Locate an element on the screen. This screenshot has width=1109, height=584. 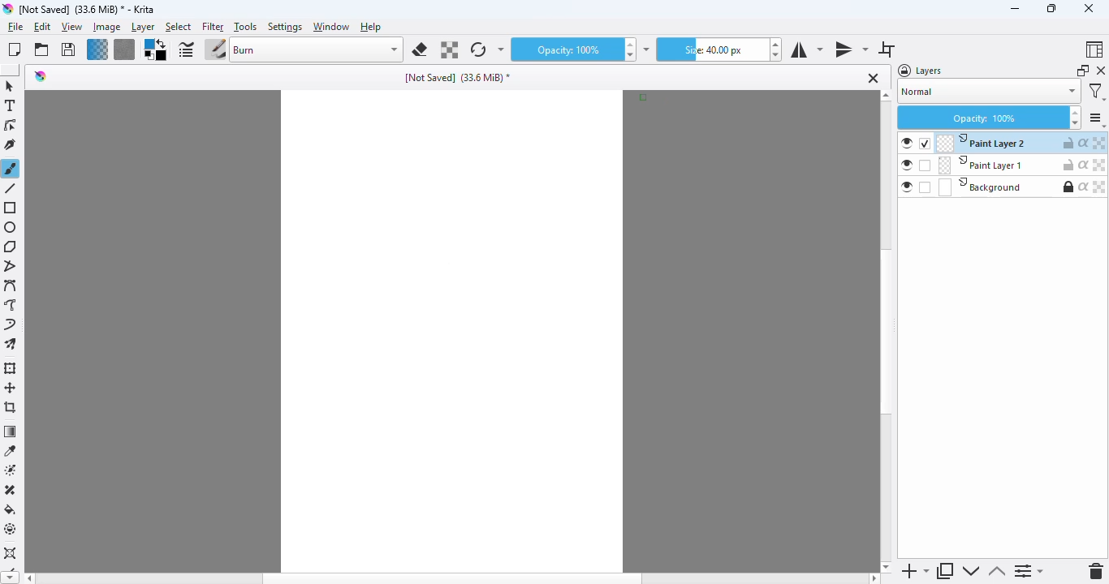
canvas is located at coordinates (451, 331).